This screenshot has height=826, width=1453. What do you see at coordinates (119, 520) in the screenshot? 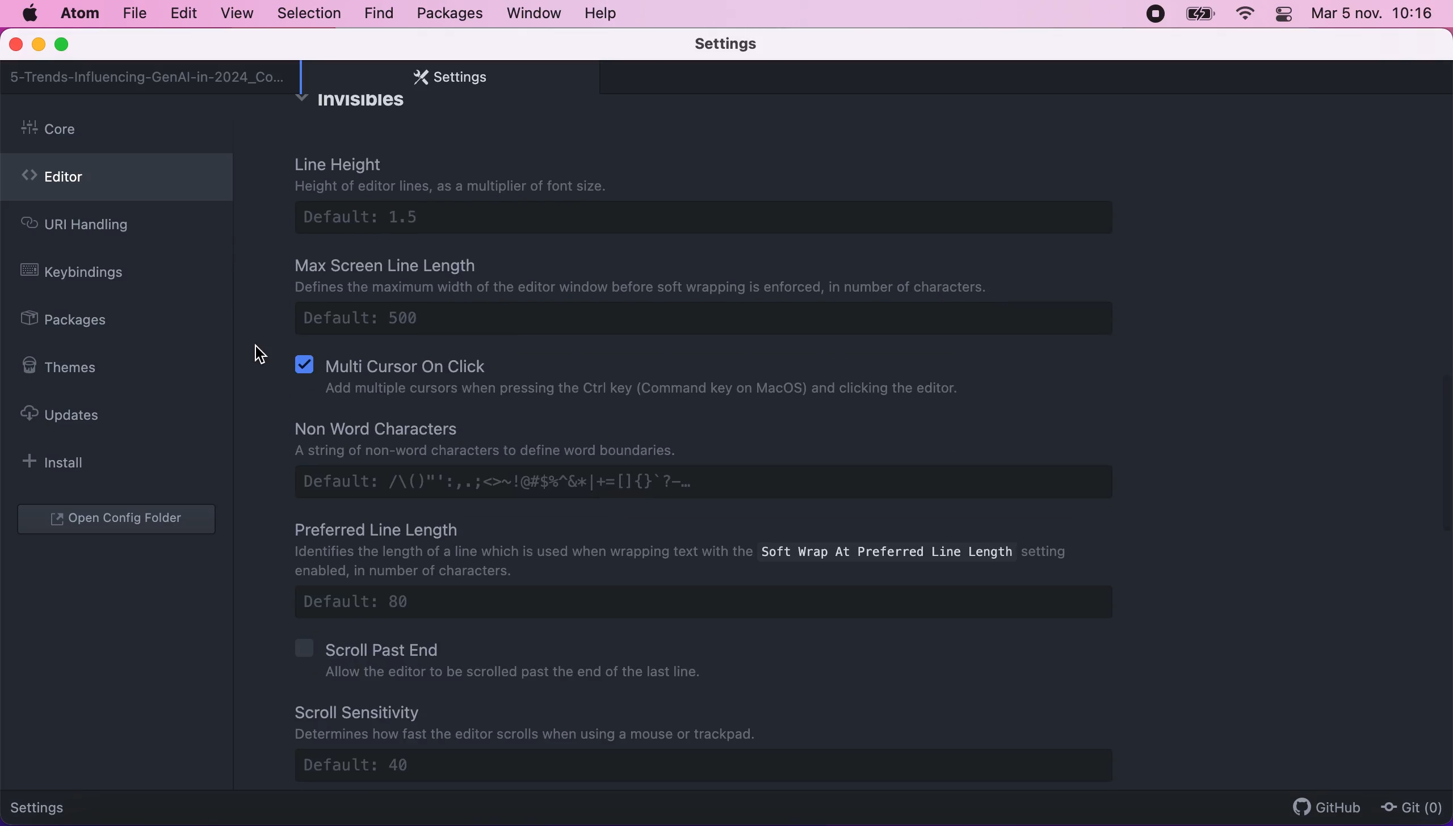
I see `open config folder` at bounding box center [119, 520].